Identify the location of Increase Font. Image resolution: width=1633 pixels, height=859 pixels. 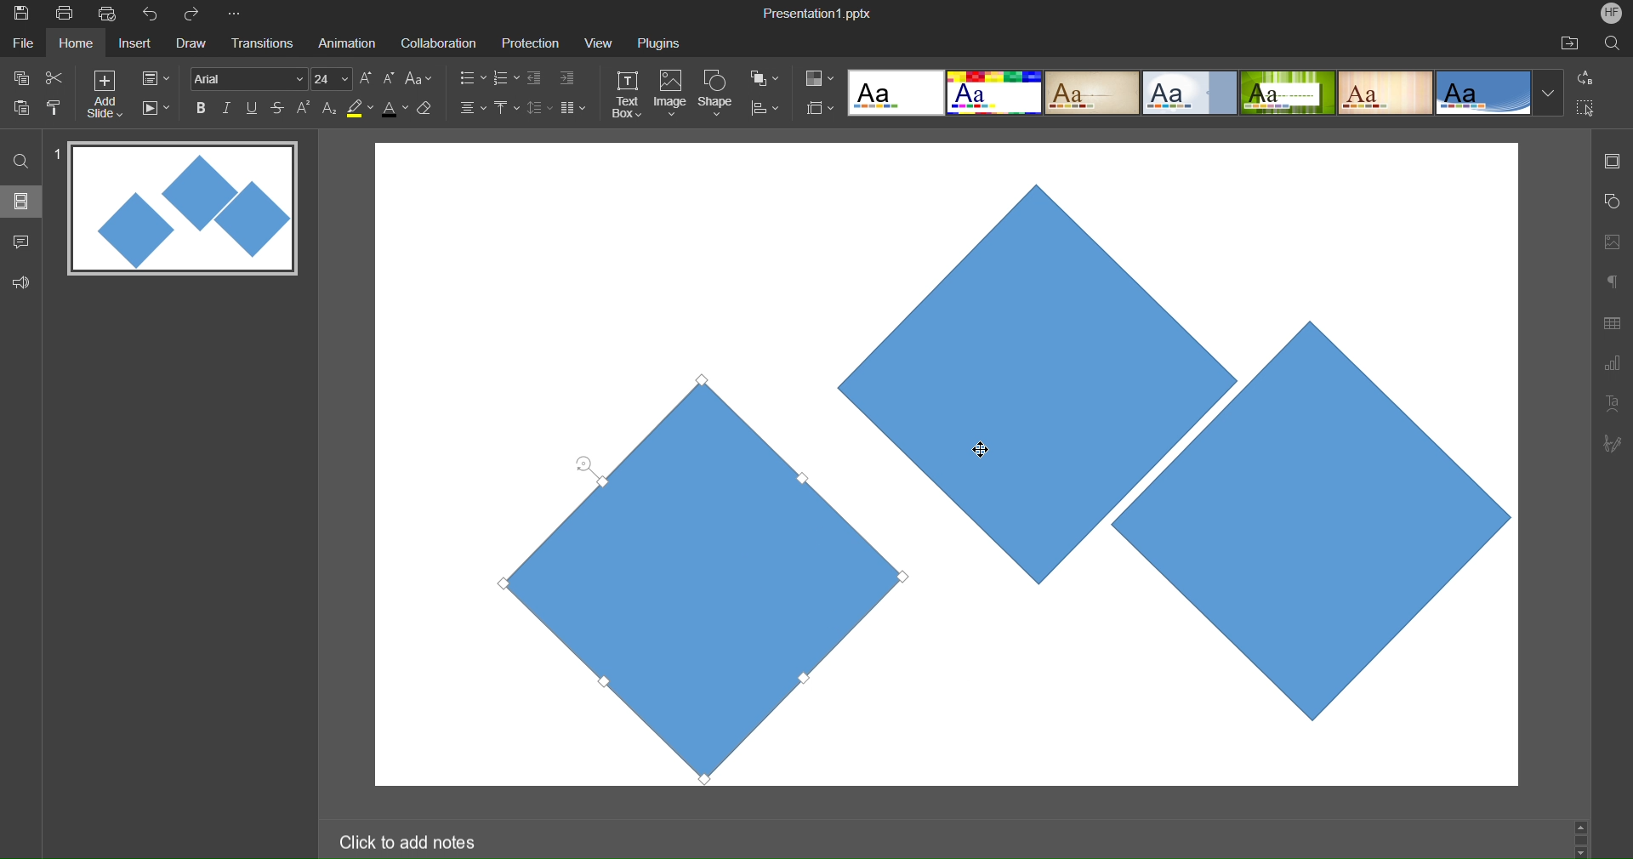
(367, 78).